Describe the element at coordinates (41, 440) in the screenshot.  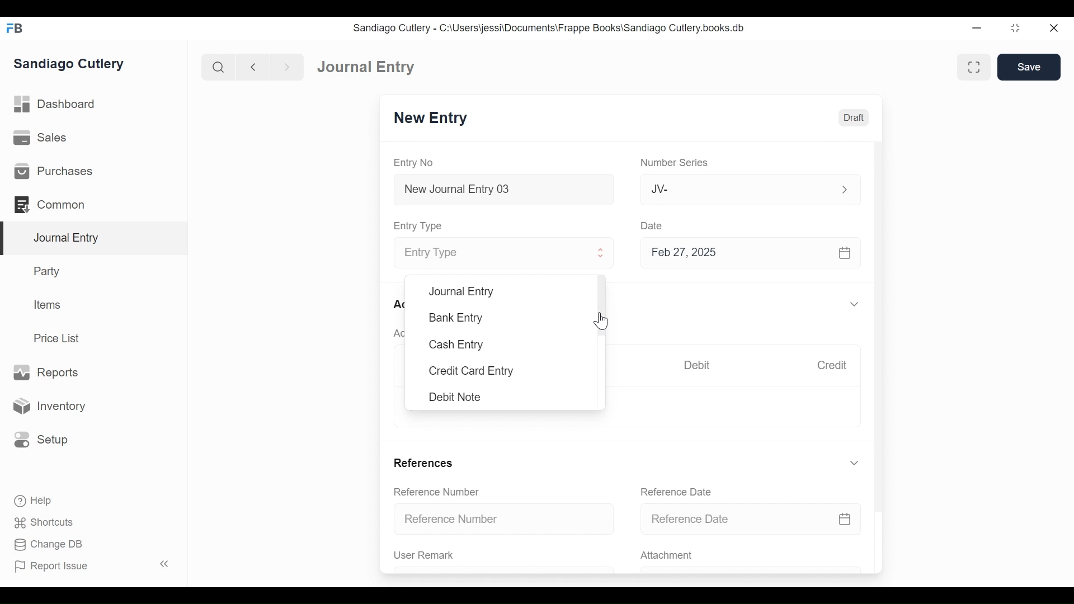
I see `Setup` at that location.